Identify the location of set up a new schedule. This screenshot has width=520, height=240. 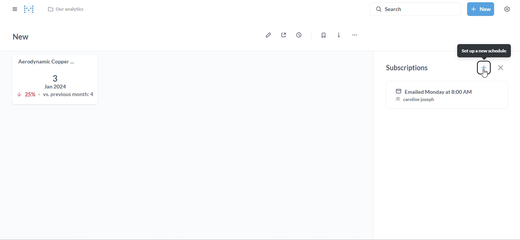
(484, 51).